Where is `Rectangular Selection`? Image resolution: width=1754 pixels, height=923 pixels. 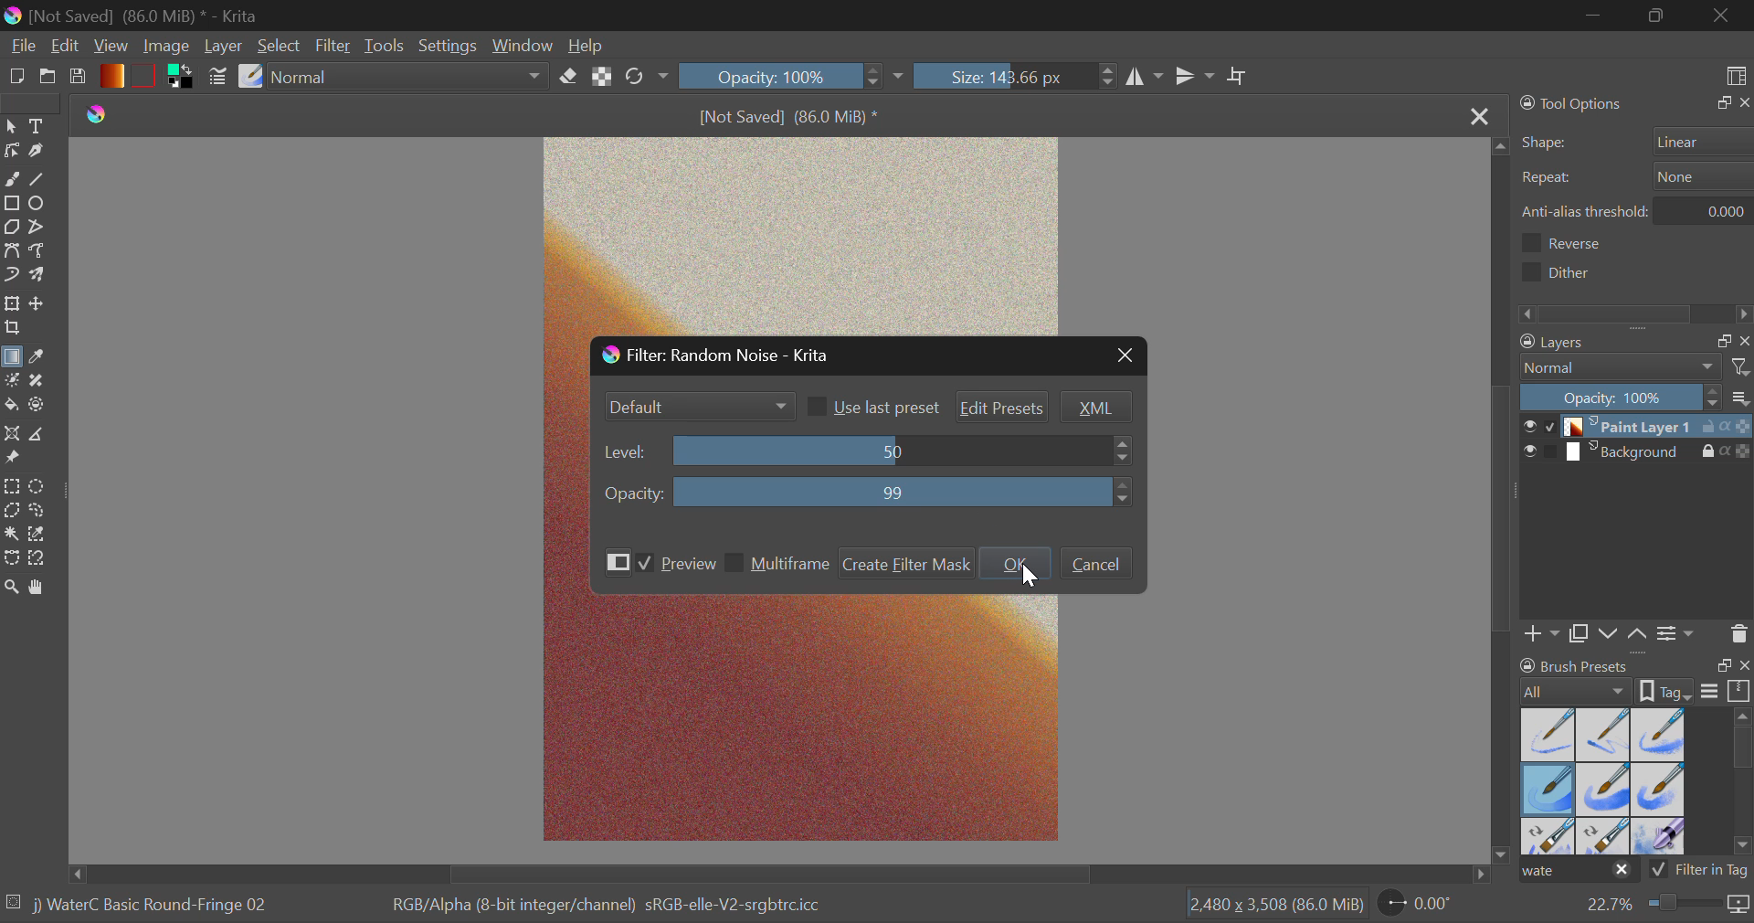
Rectangular Selection is located at coordinates (11, 488).